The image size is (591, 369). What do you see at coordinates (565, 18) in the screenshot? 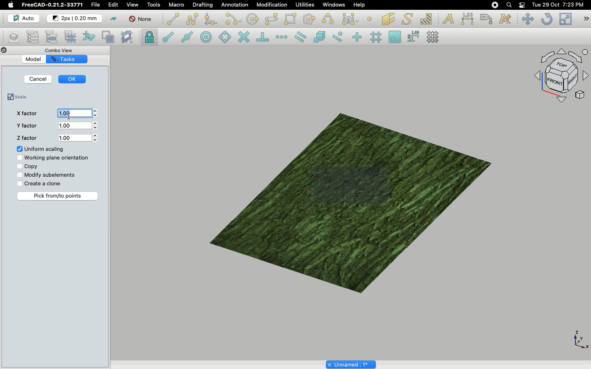
I see `Scale` at bounding box center [565, 18].